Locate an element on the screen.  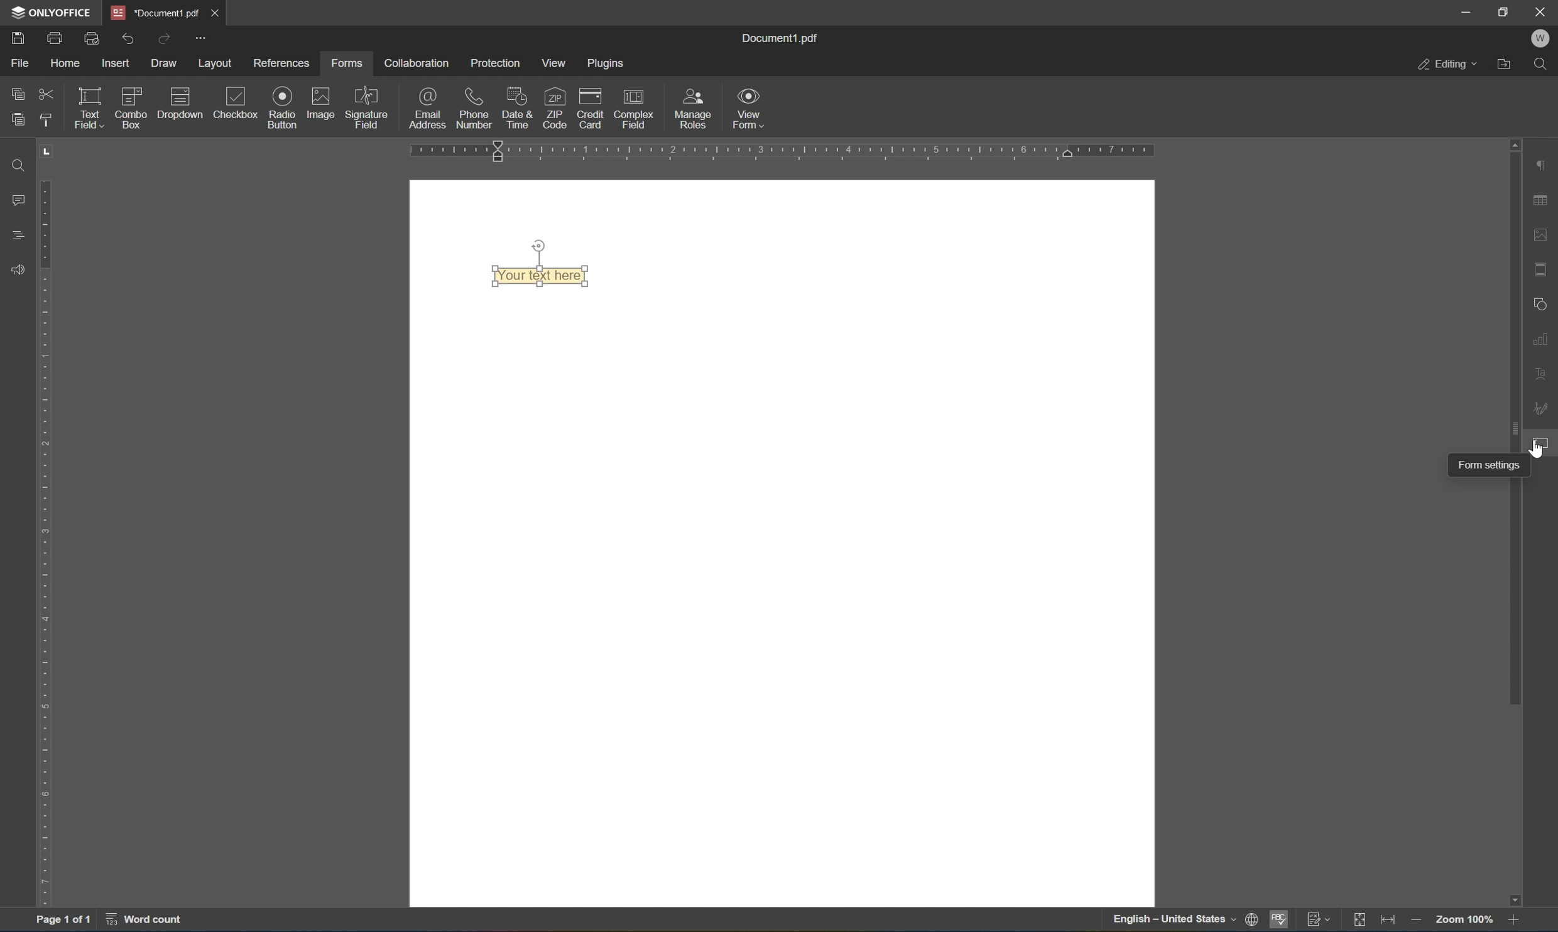
copy style is located at coordinates (45, 123).